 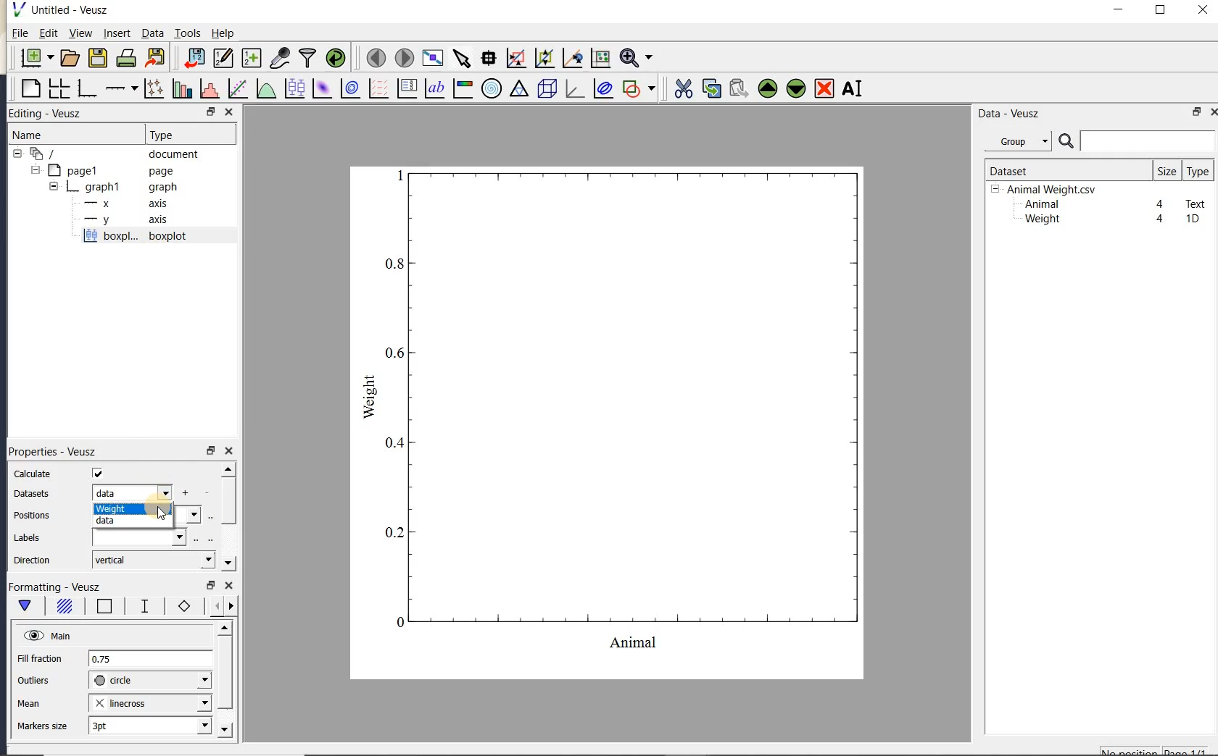 What do you see at coordinates (182, 88) in the screenshot?
I see `plot bar charts` at bounding box center [182, 88].